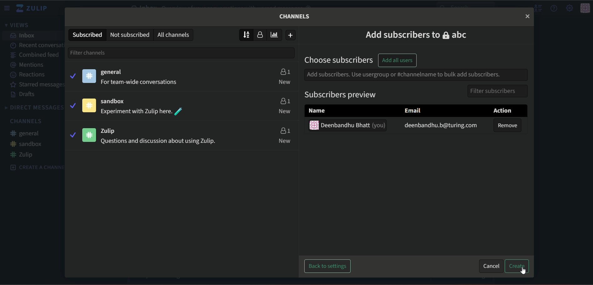 The image size is (593, 285). What do you see at coordinates (33, 108) in the screenshot?
I see `direct messages` at bounding box center [33, 108].